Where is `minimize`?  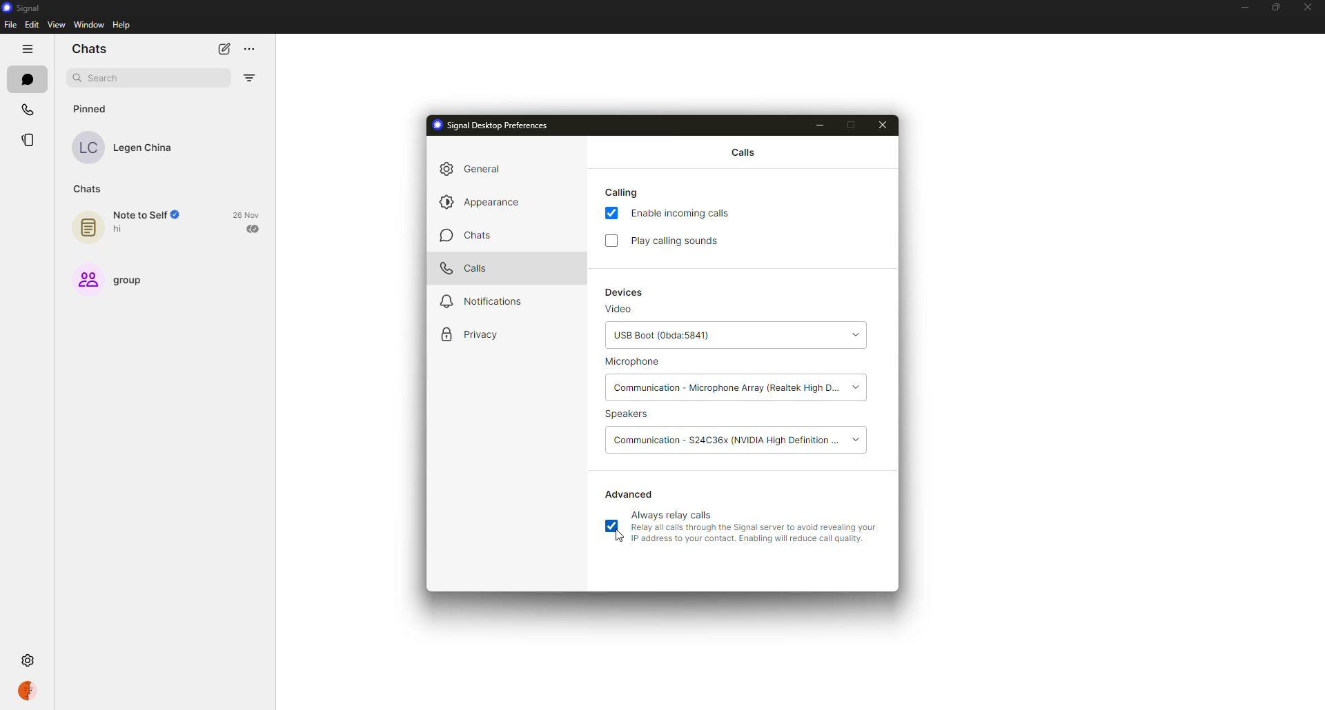 minimize is located at coordinates (818, 125).